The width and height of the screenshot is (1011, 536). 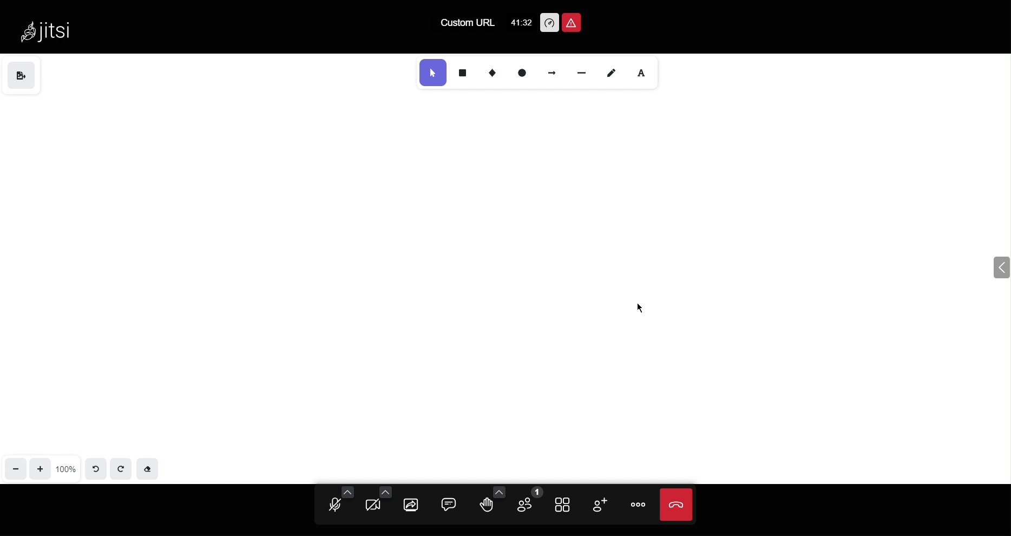 What do you see at coordinates (95, 468) in the screenshot?
I see `Rotate CCW` at bounding box center [95, 468].